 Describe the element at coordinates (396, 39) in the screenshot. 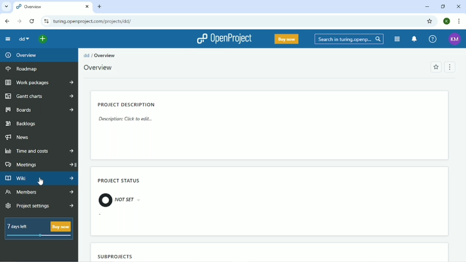

I see `Modules` at that location.